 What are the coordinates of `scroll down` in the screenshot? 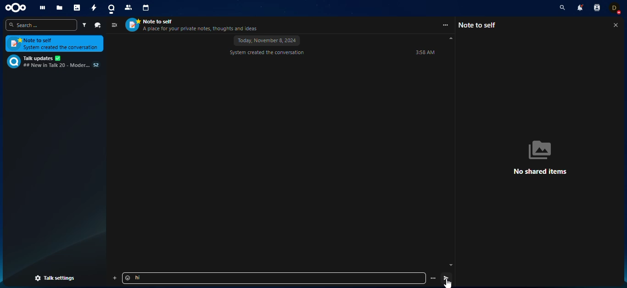 It's located at (451, 265).